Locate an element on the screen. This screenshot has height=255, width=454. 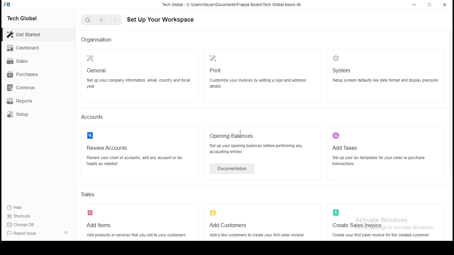
Reports  is located at coordinates (29, 102).